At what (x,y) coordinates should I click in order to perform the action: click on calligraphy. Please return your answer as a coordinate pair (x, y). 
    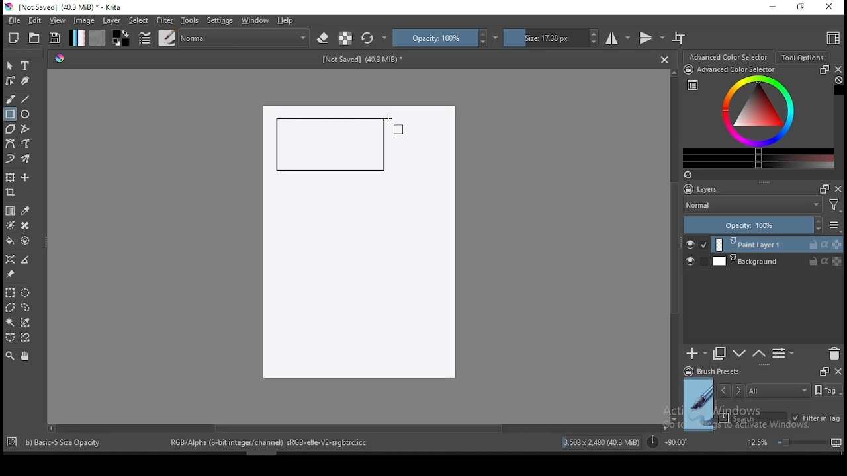
    Looking at the image, I should click on (26, 80).